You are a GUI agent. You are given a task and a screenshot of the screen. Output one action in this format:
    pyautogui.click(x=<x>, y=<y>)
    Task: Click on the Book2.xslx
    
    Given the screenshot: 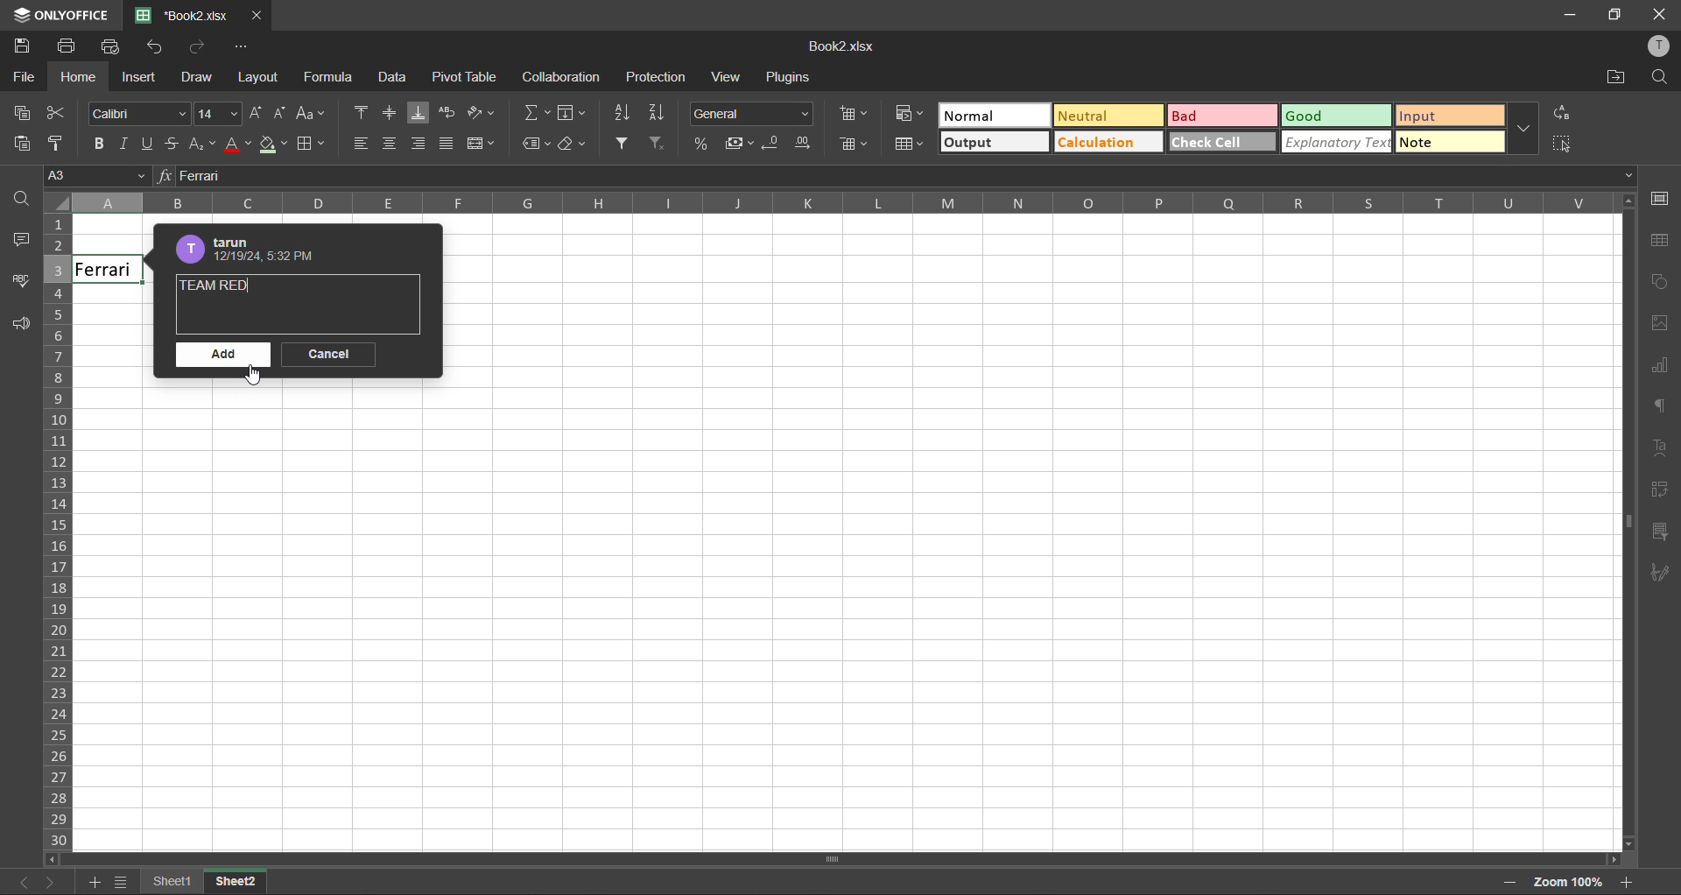 What is the action you would take?
    pyautogui.click(x=843, y=46)
    